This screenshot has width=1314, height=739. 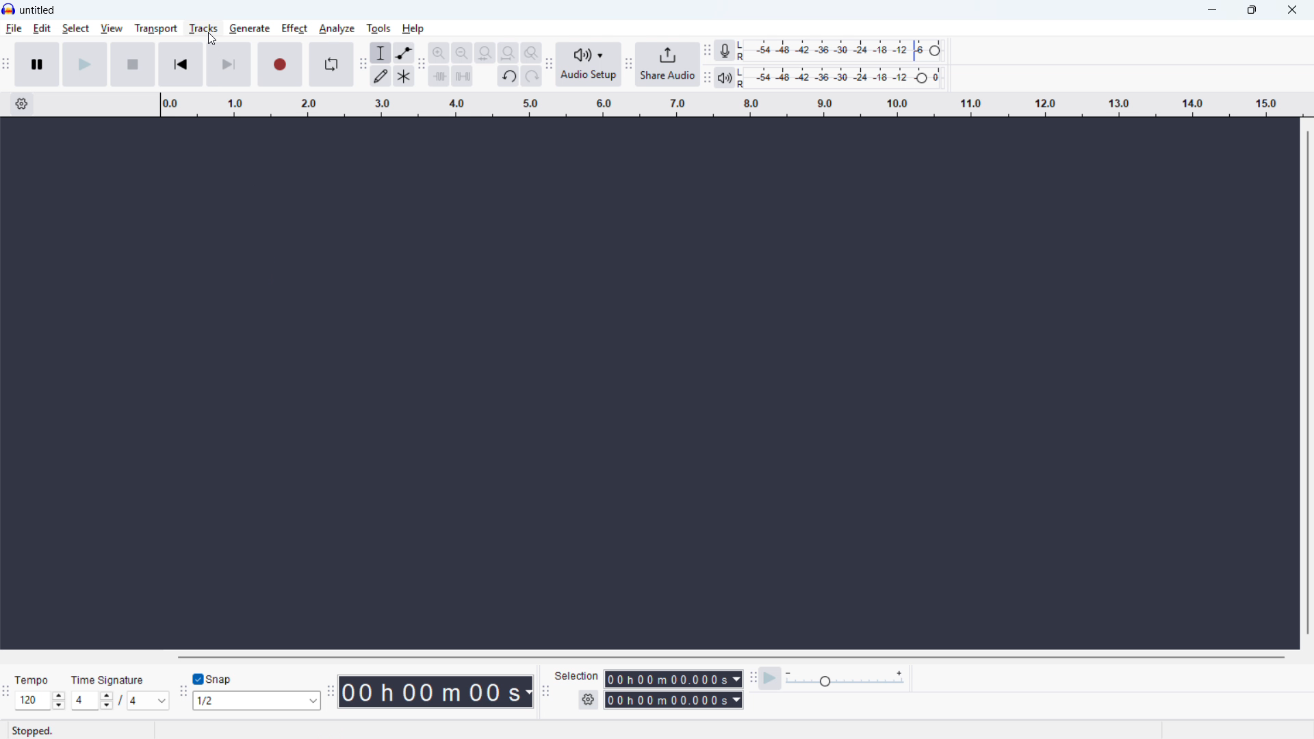 I want to click on Play back speed , so click(x=845, y=679).